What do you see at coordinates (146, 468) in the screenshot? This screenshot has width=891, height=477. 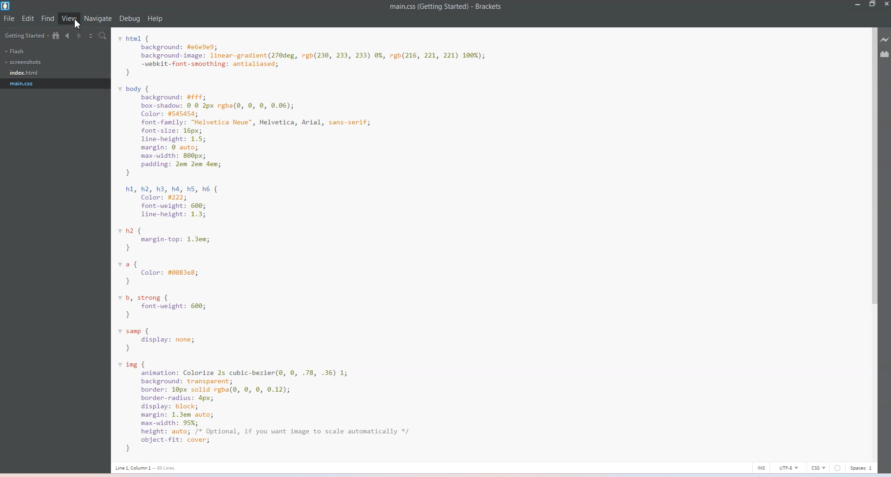 I see `Line 1, column 1 - 80 lines` at bounding box center [146, 468].